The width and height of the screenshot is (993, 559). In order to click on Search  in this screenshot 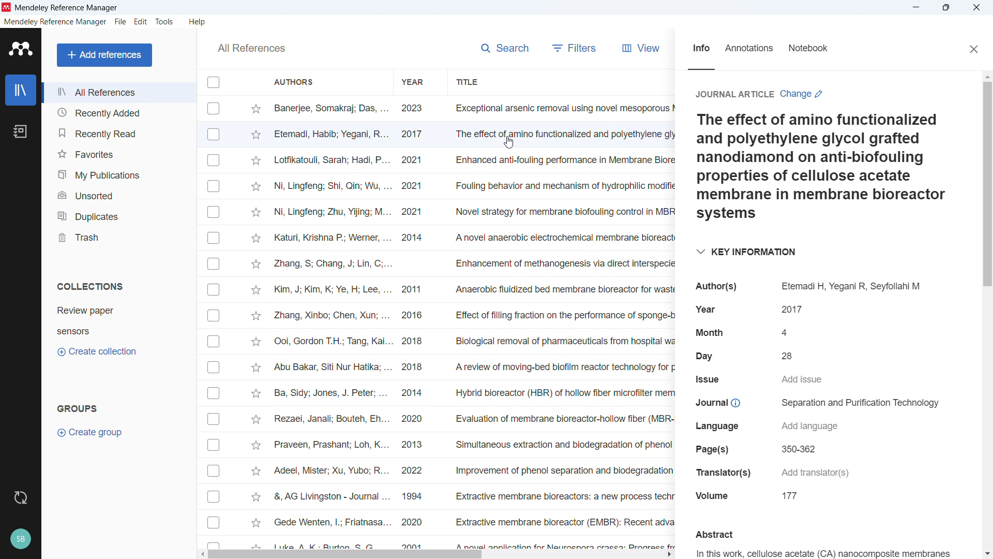, I will do `click(505, 48)`.